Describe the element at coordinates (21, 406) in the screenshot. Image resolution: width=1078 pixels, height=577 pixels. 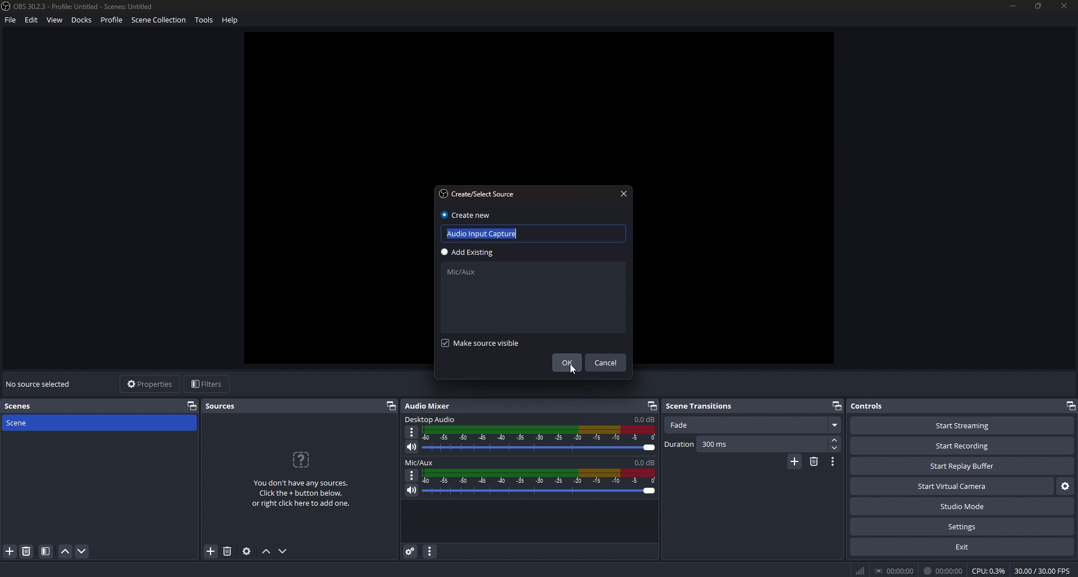
I see `scenes` at that location.